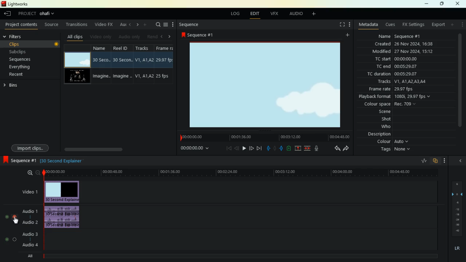 This screenshot has width=466, height=262. I want to click on beggining, so click(229, 148).